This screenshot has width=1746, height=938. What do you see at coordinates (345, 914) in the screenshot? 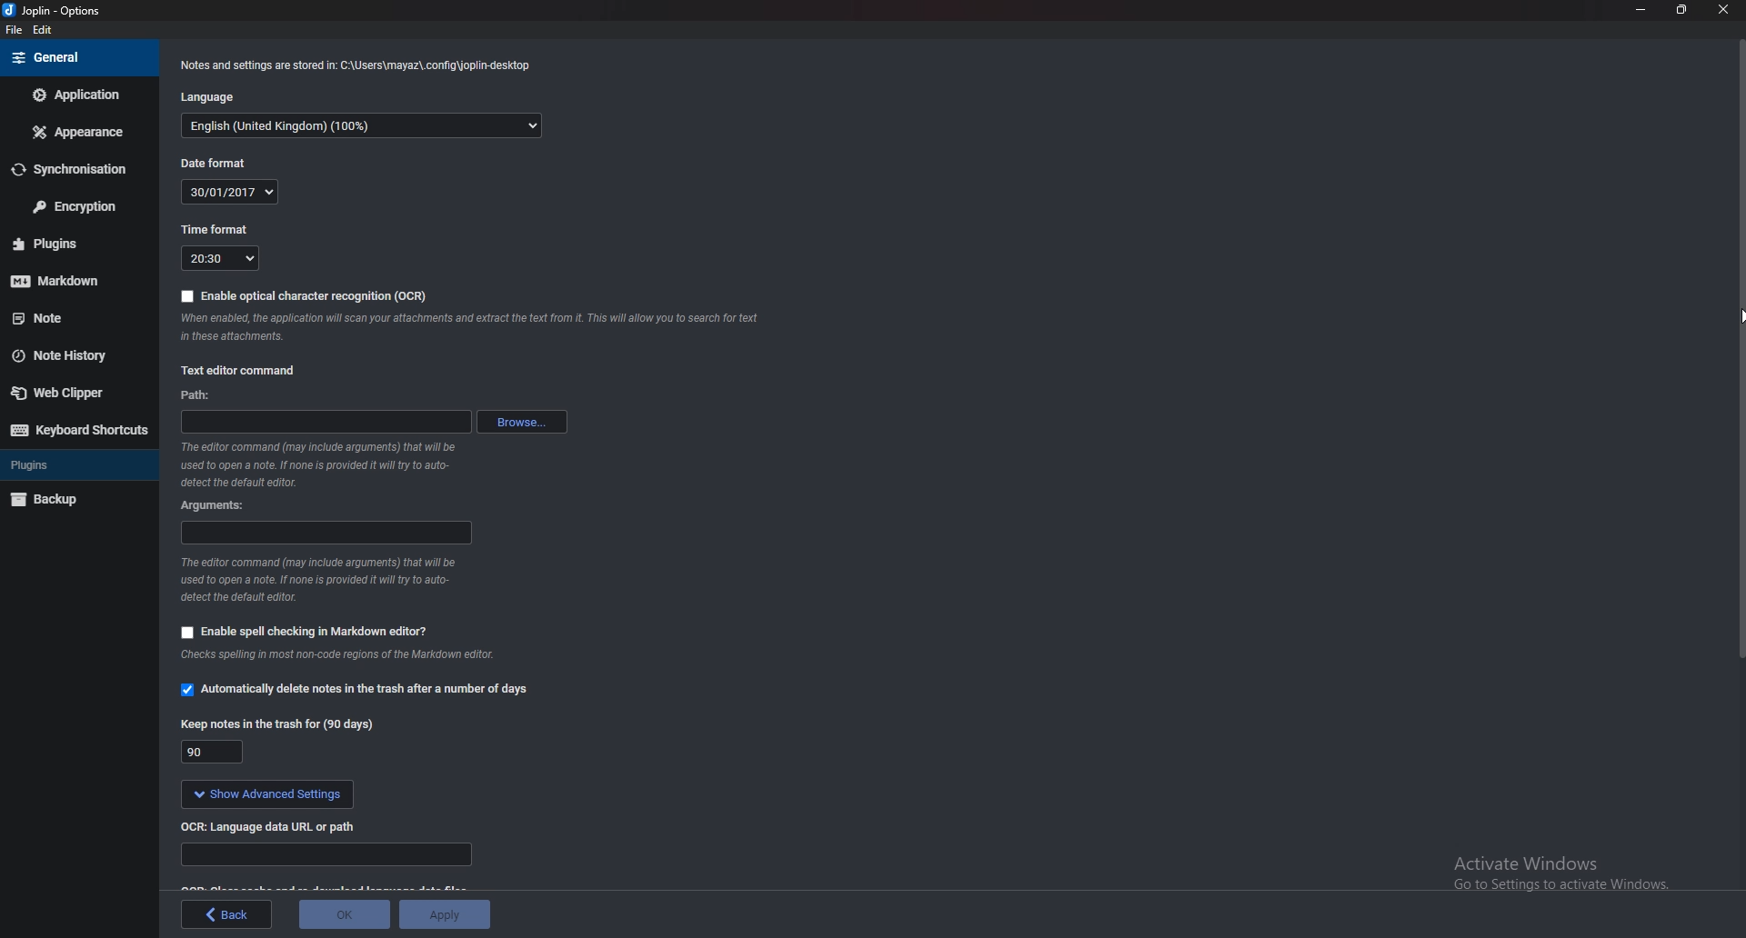
I see `OK` at bounding box center [345, 914].